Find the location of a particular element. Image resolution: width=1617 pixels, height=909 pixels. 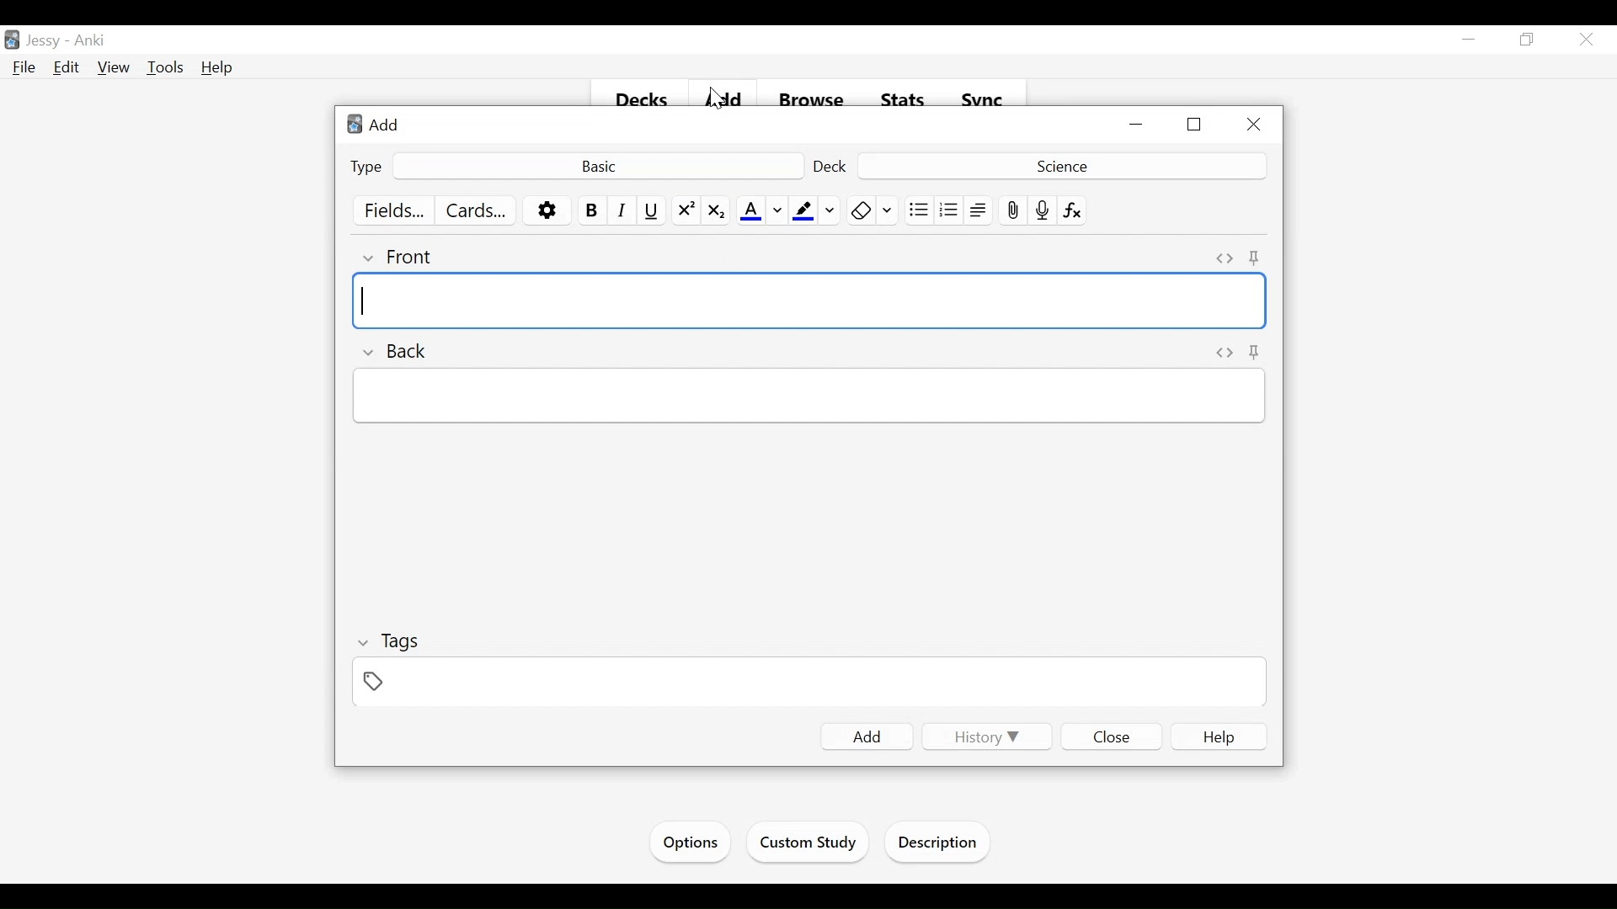

Superscript is located at coordinates (686, 211).